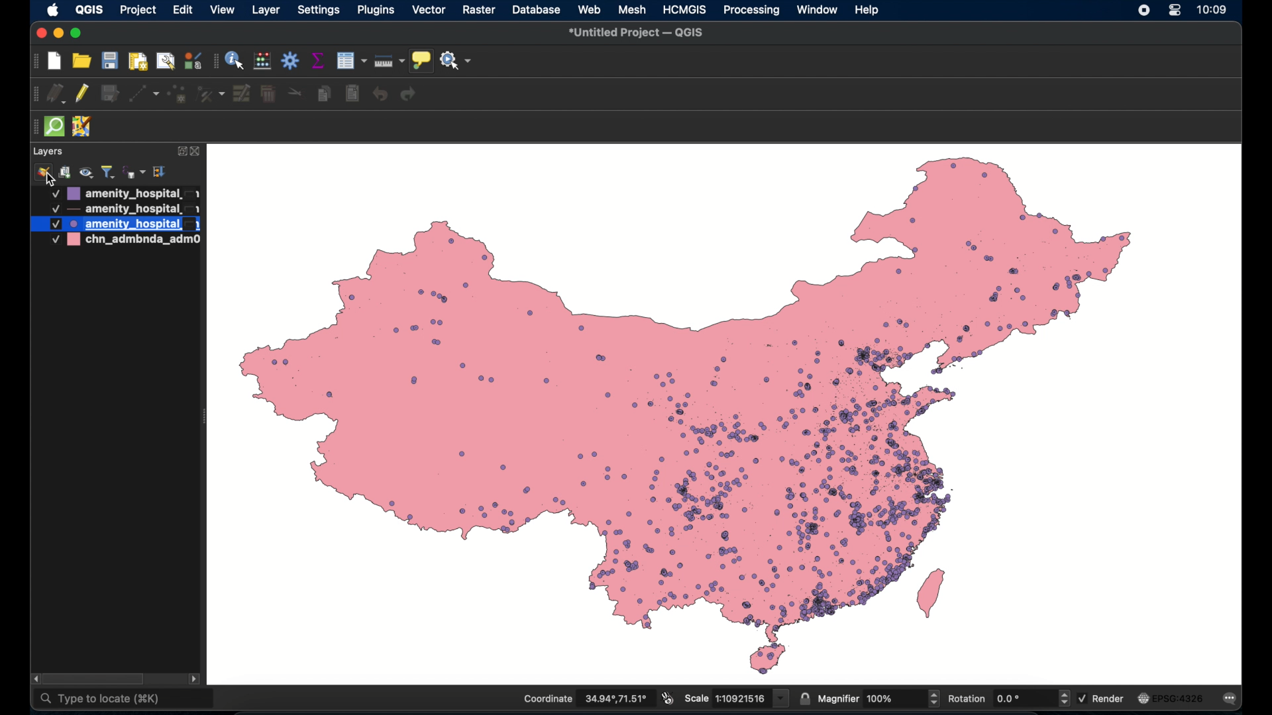  Describe the element at coordinates (633, 34) in the screenshot. I see `untitled project - QGIS` at that location.